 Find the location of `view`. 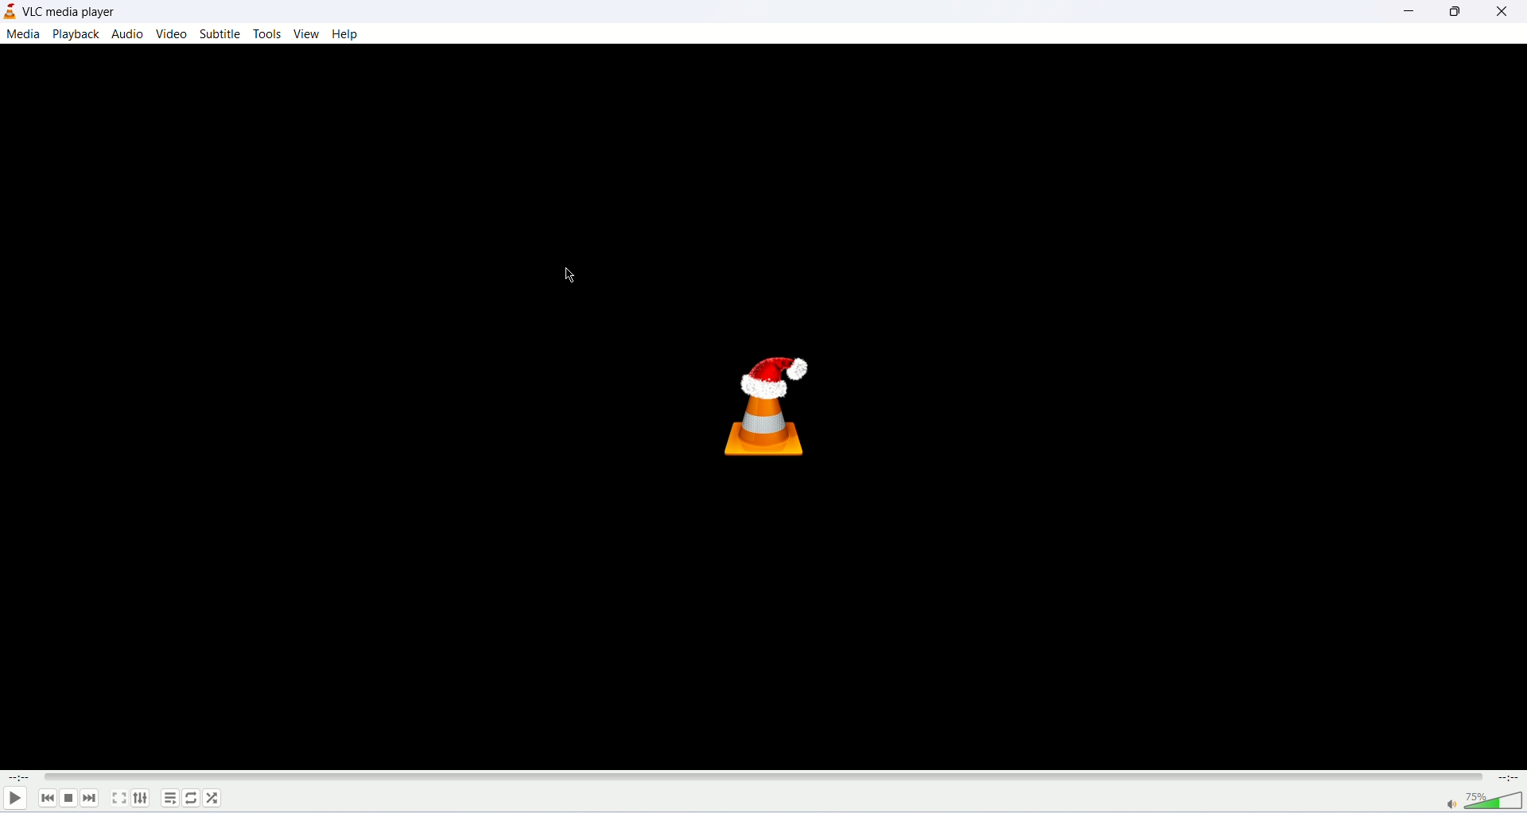

view is located at coordinates (307, 33).